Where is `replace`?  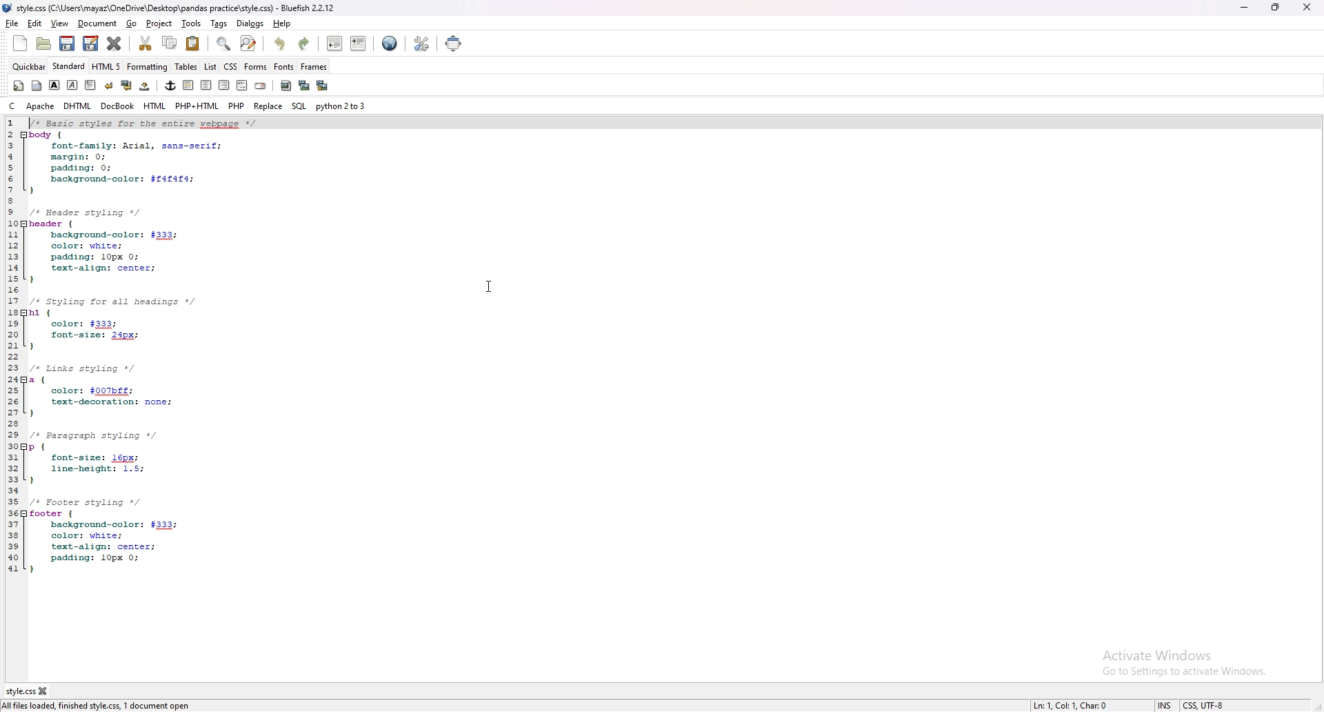 replace is located at coordinates (269, 106).